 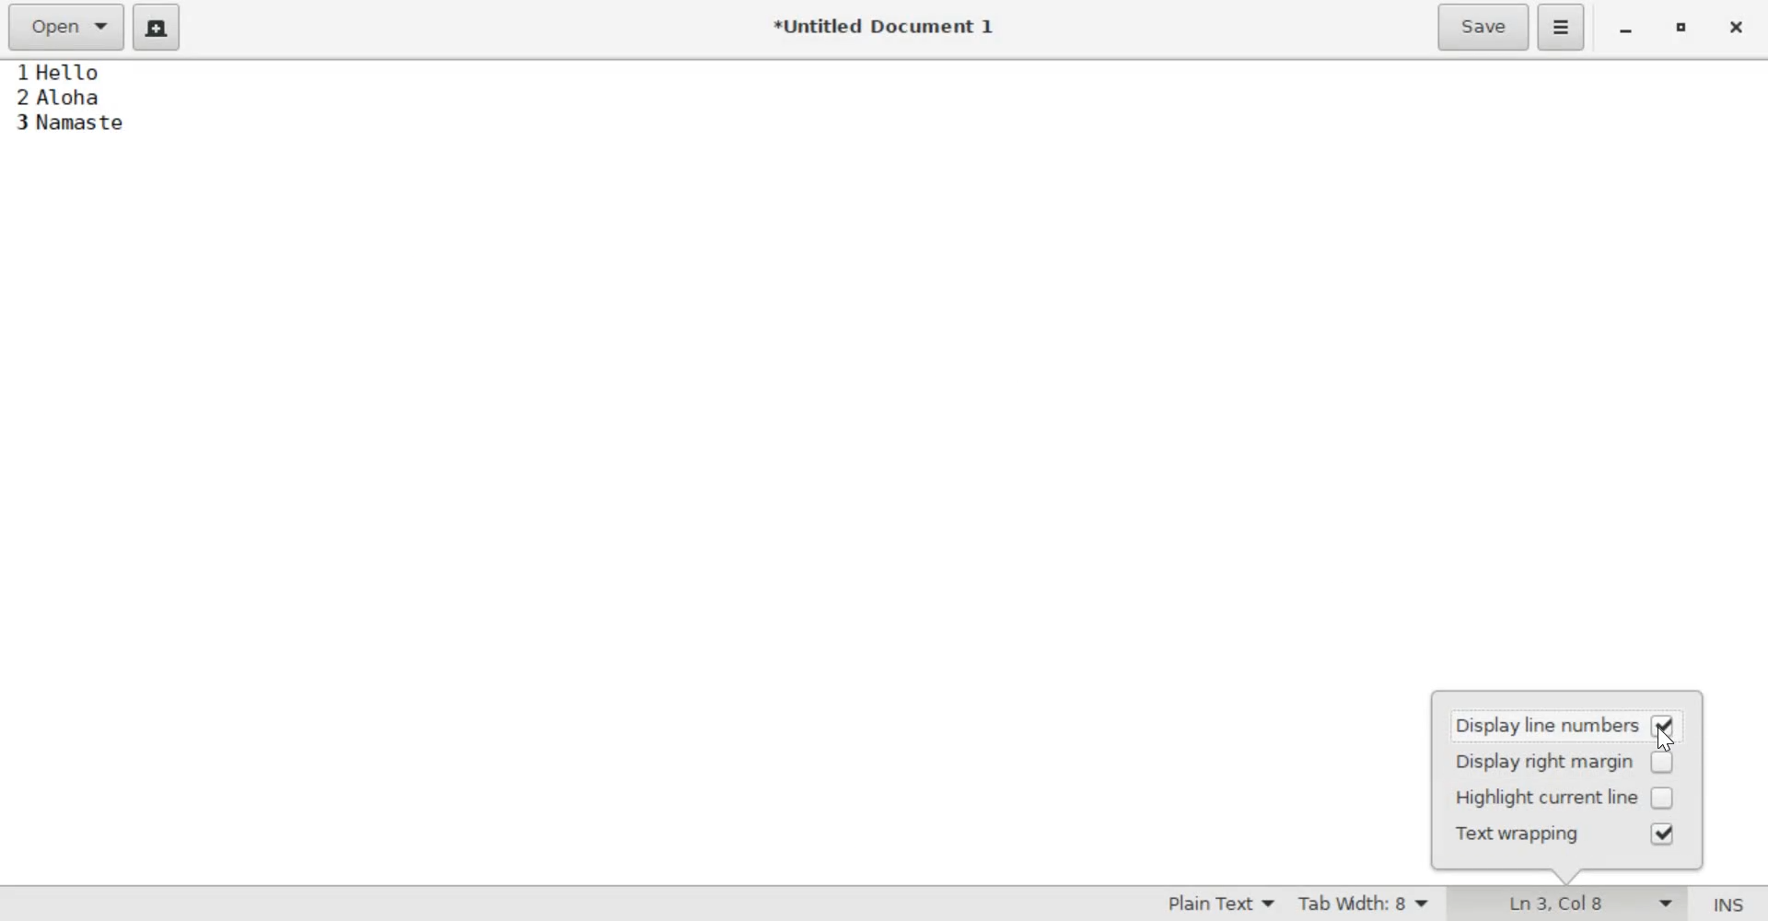 What do you see at coordinates (1562, 764) in the screenshot?
I see `display right margin ` at bounding box center [1562, 764].